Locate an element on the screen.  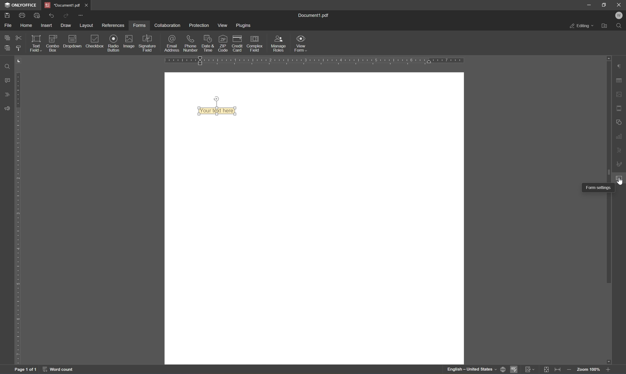
credit card is located at coordinates (236, 45).